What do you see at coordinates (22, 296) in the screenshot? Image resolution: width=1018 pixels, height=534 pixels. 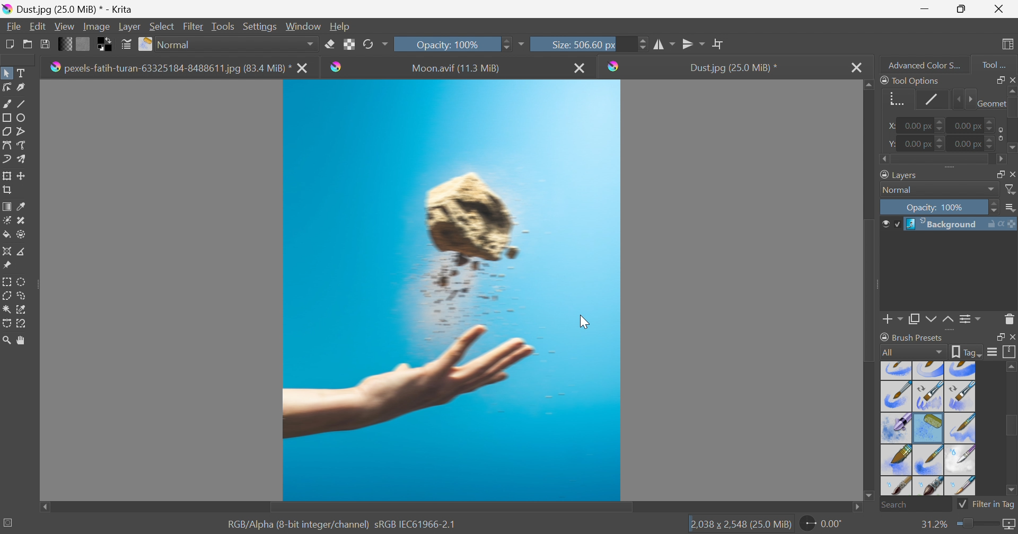 I see `Freehand selection tool` at bounding box center [22, 296].